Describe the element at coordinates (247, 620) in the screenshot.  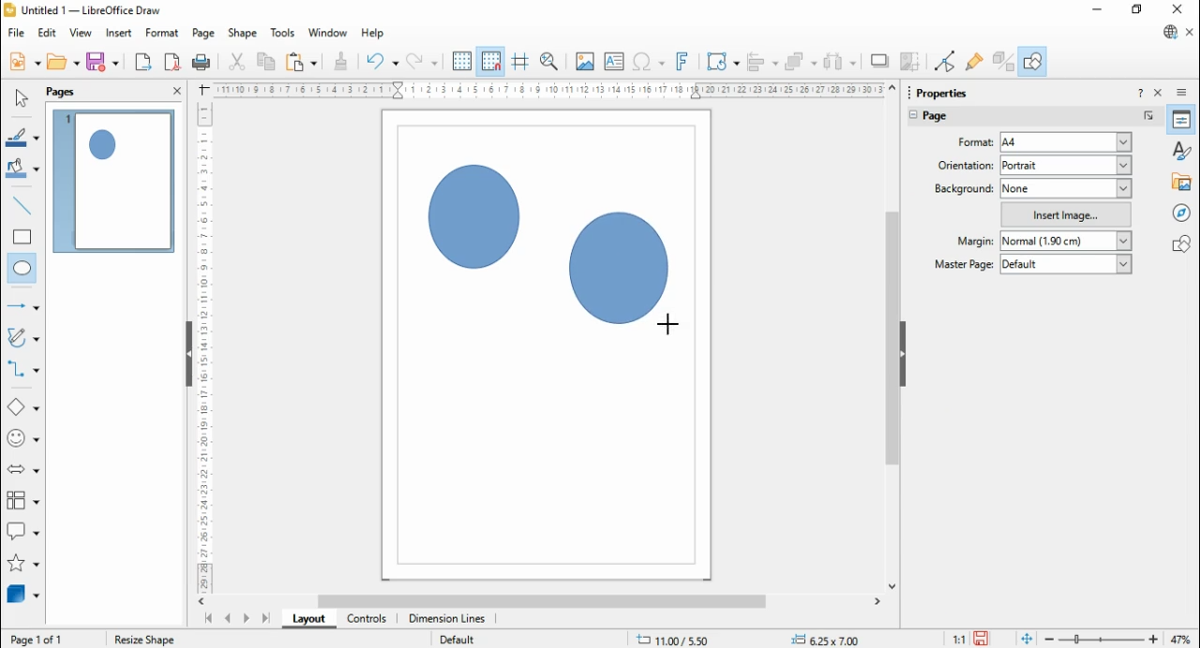
I see `next page` at that location.